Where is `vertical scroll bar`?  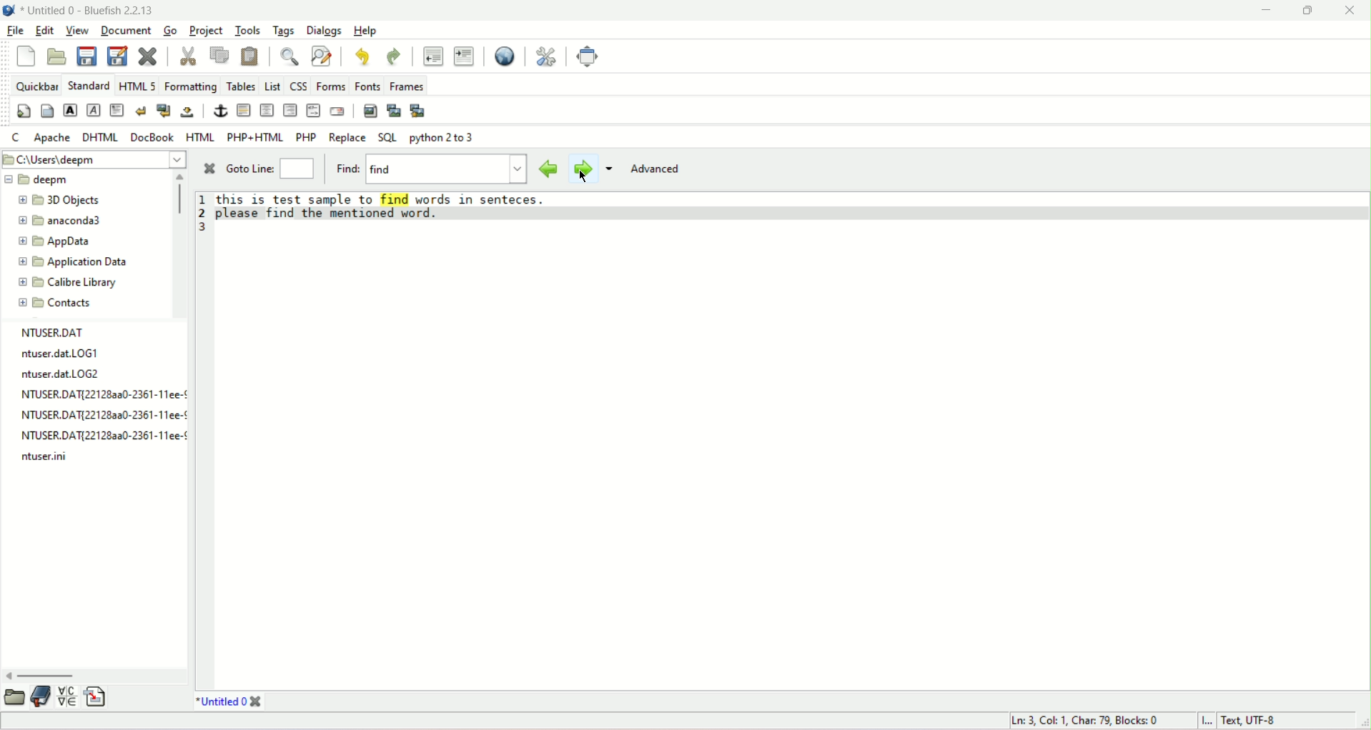 vertical scroll bar is located at coordinates (179, 202).